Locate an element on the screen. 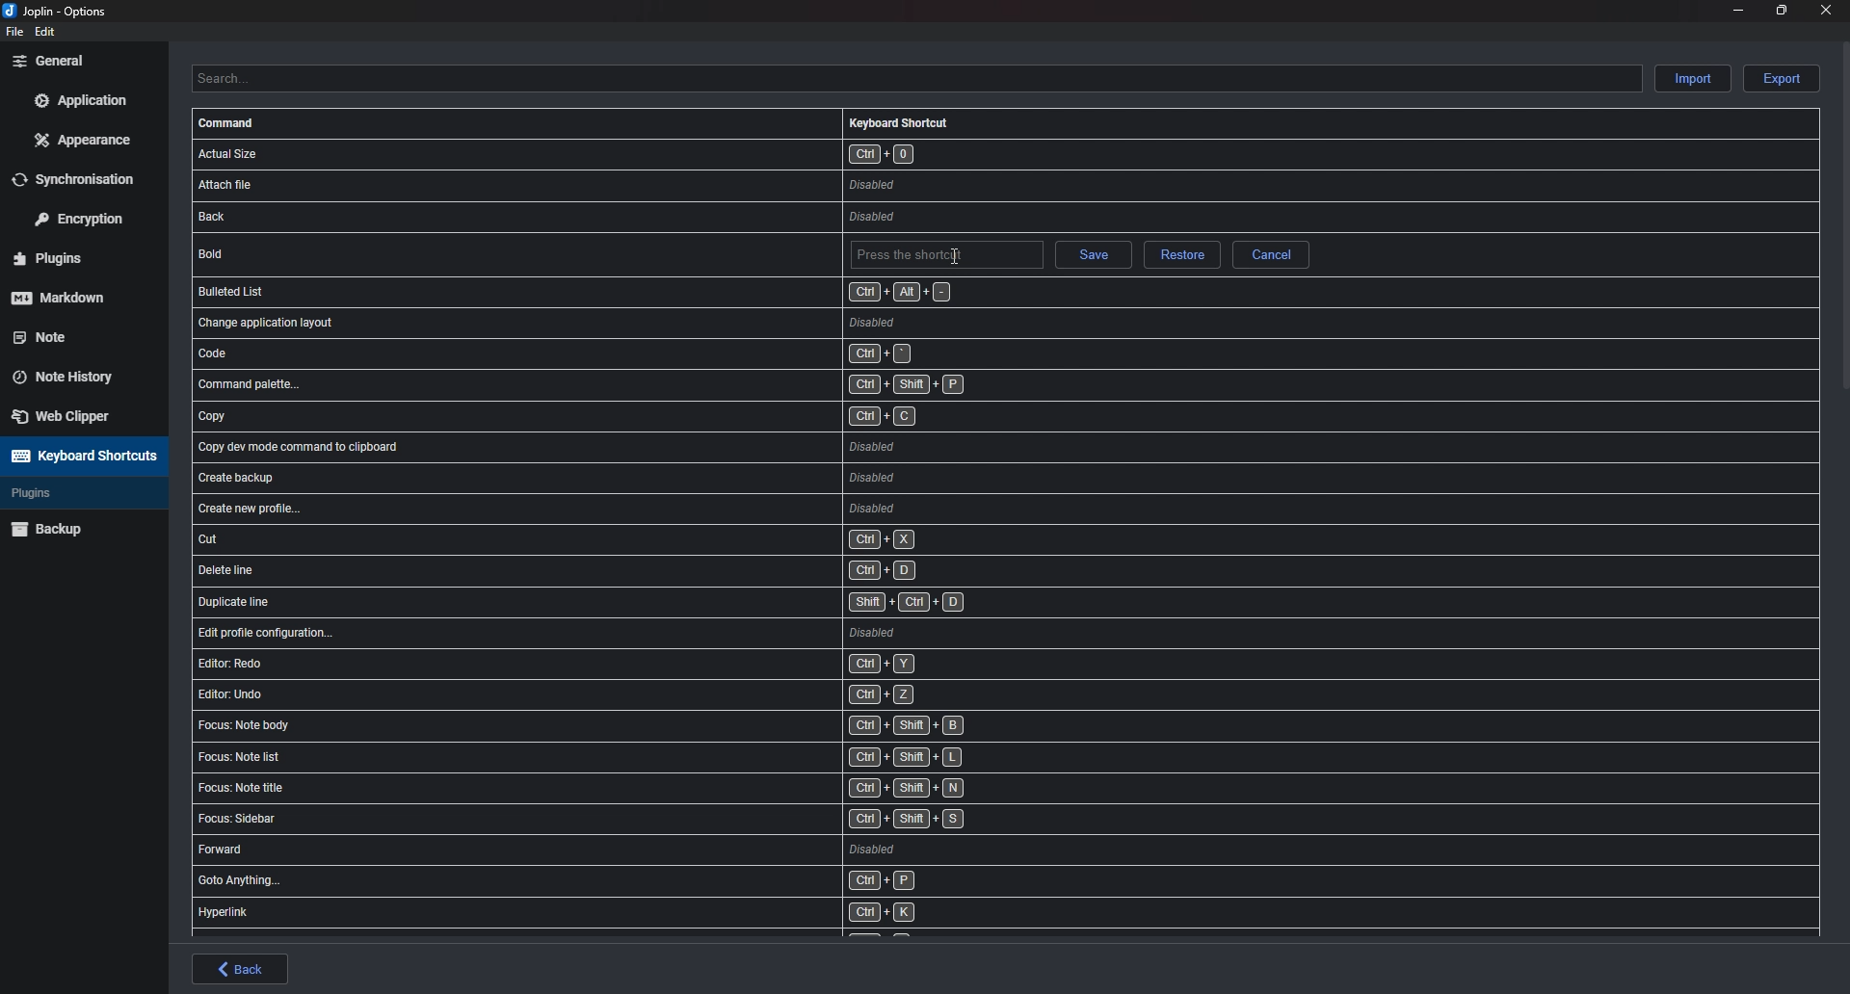  Plugins is located at coordinates (69, 493).